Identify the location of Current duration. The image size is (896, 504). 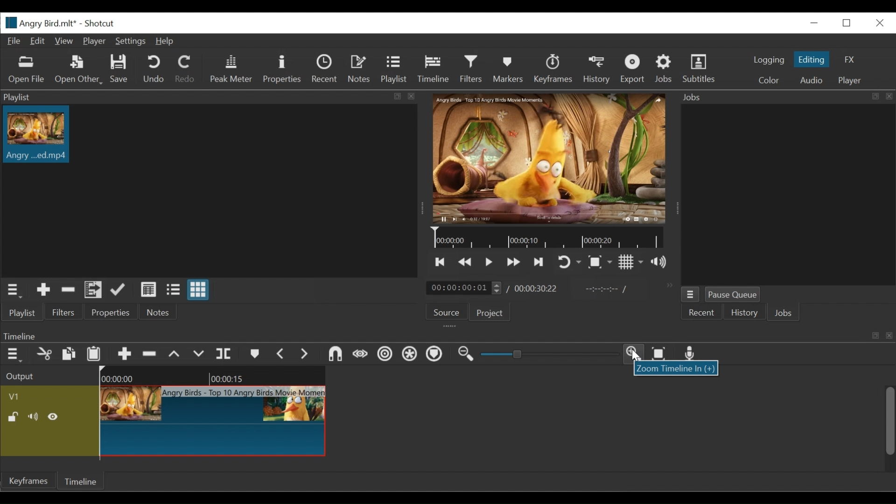
(466, 288).